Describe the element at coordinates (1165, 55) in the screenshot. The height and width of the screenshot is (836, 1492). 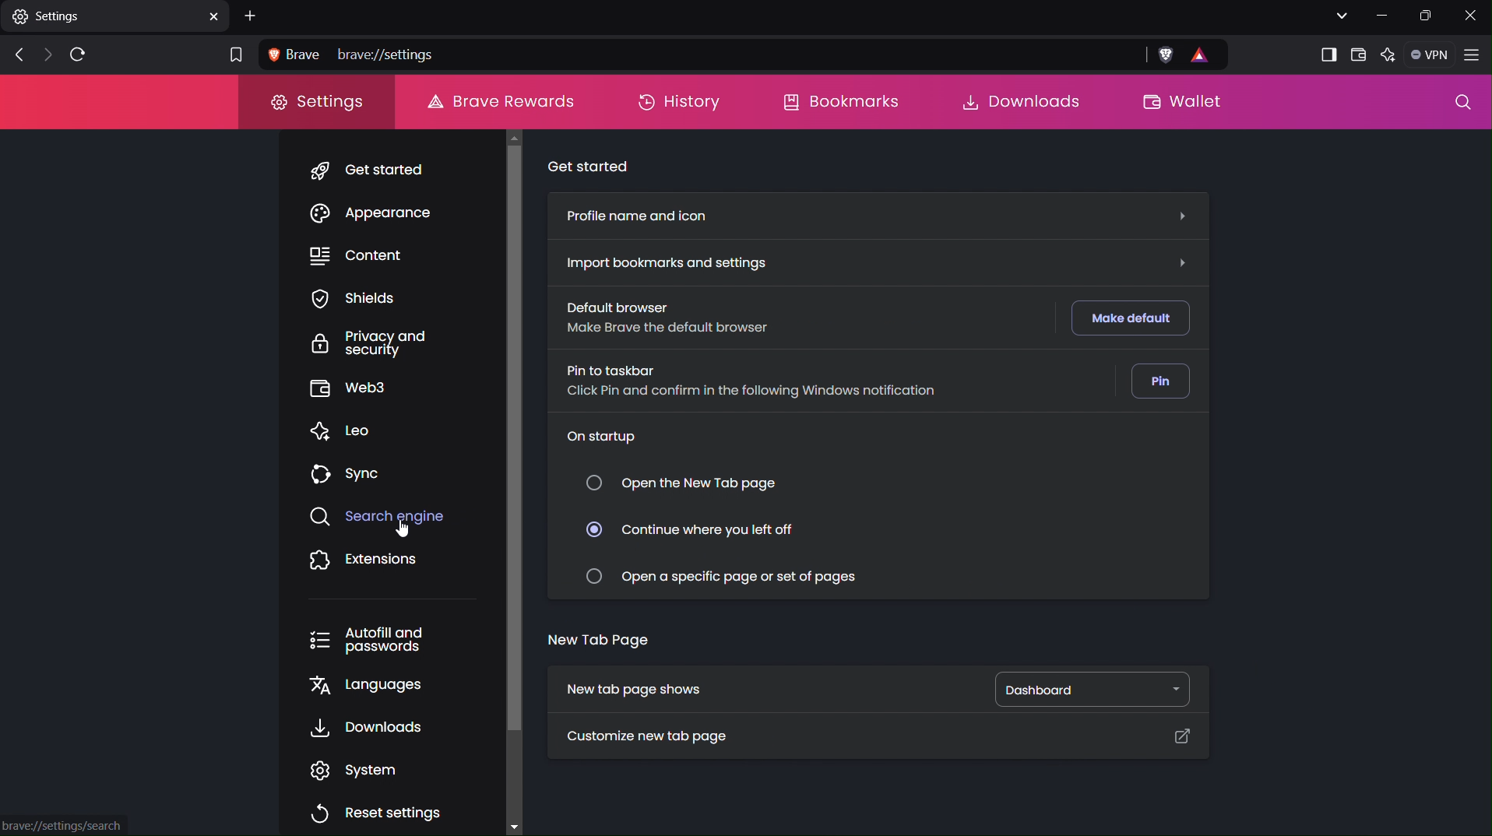
I see `Brave Shield` at that location.